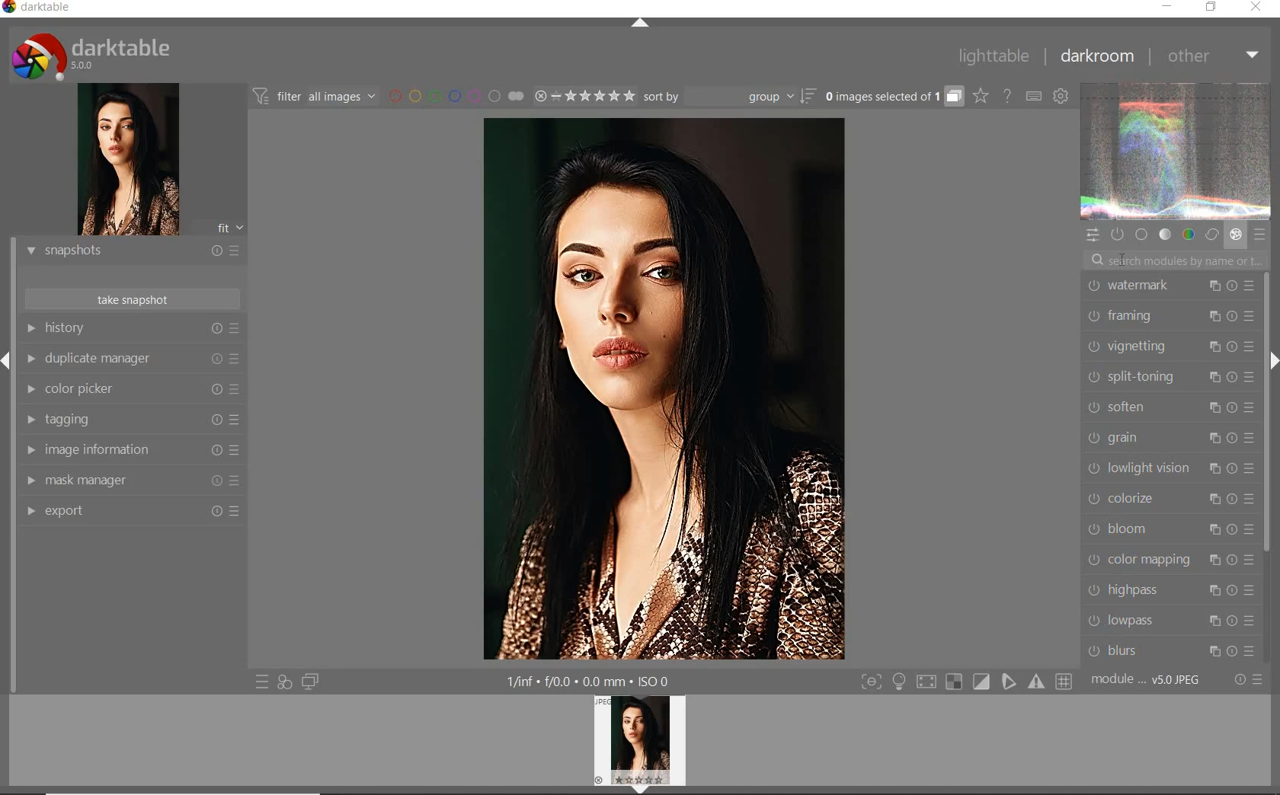 Image resolution: width=1280 pixels, height=795 pixels. What do you see at coordinates (592, 682) in the screenshot?
I see `other display information` at bounding box center [592, 682].